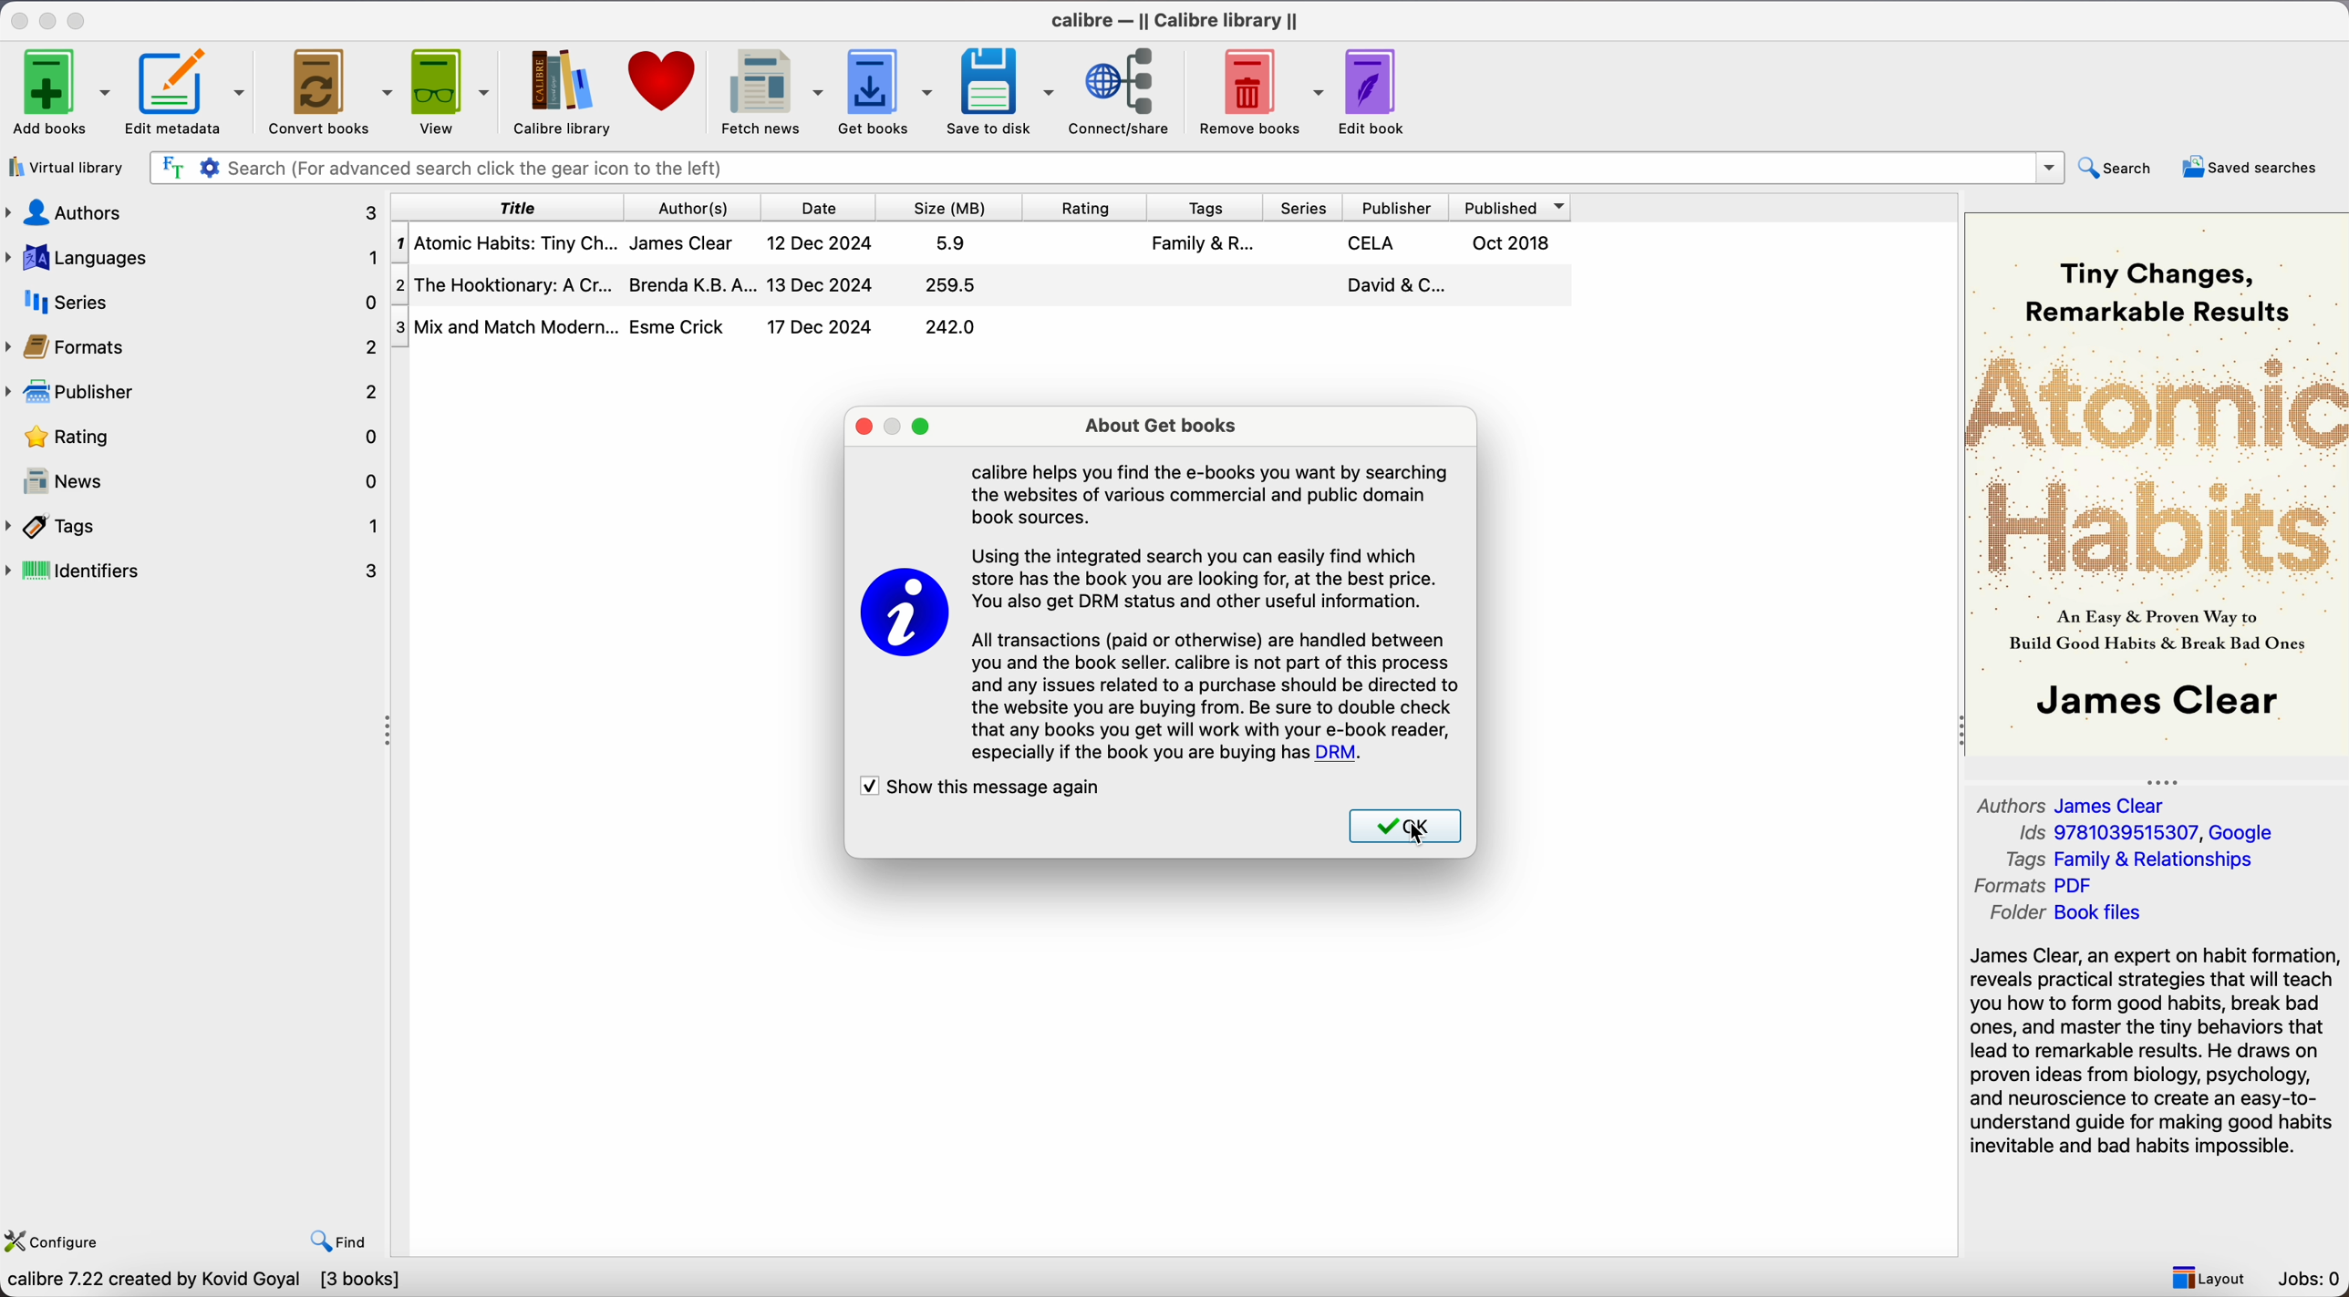 Image resolution: width=2349 pixels, height=1297 pixels. I want to click on James Clear, so click(680, 243).